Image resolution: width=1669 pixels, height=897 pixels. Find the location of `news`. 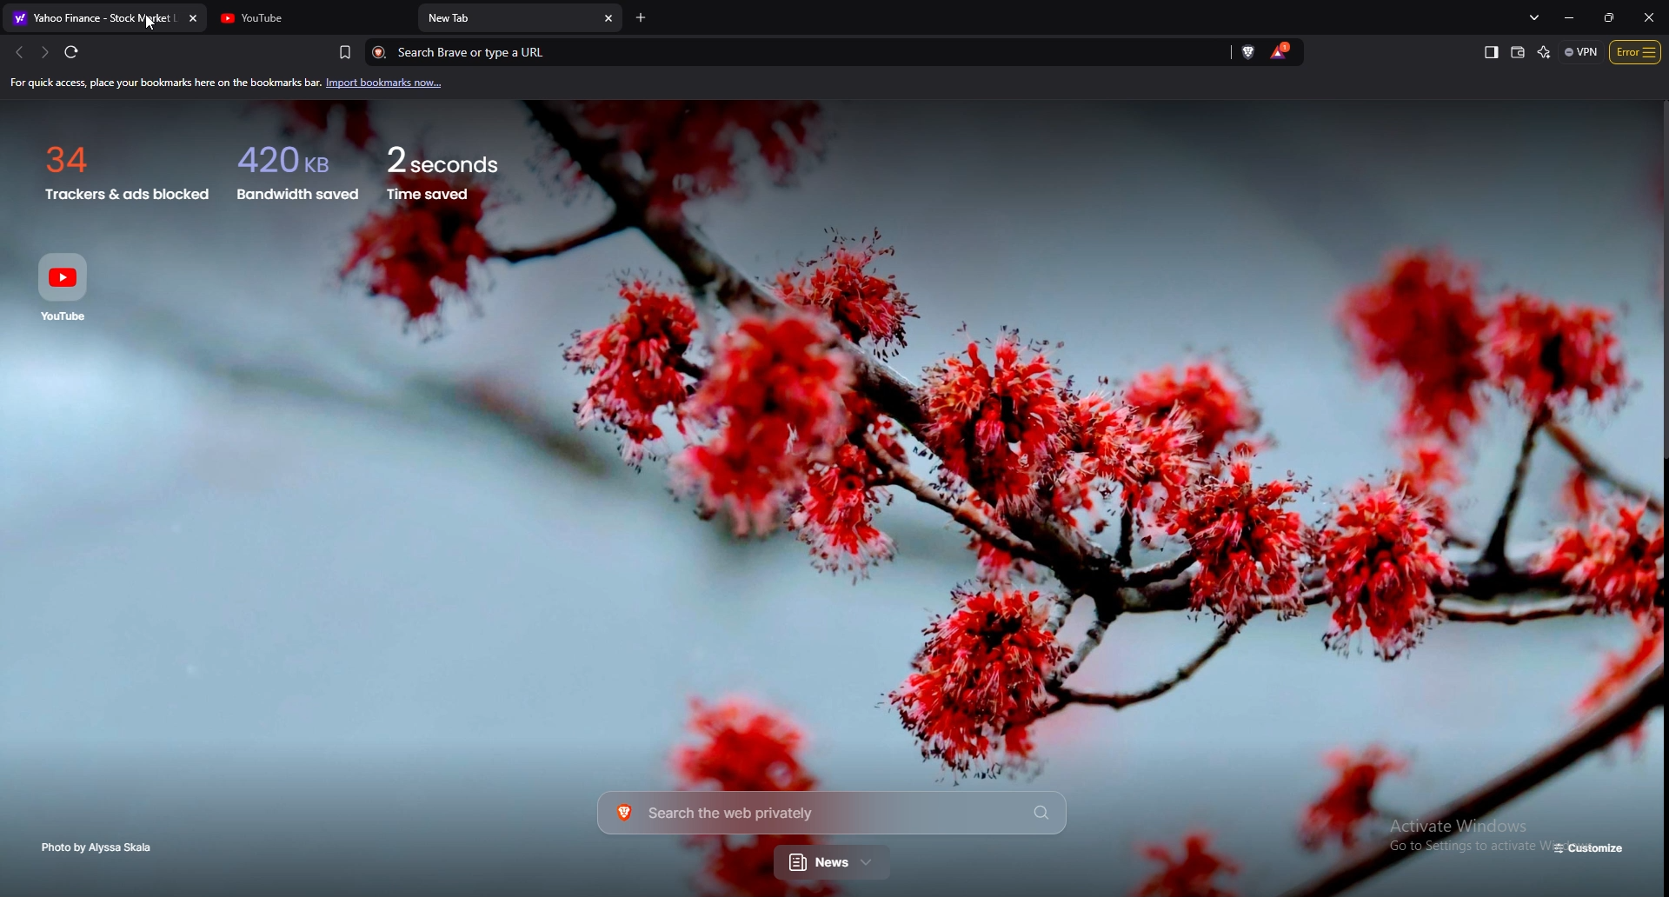

news is located at coordinates (834, 864).